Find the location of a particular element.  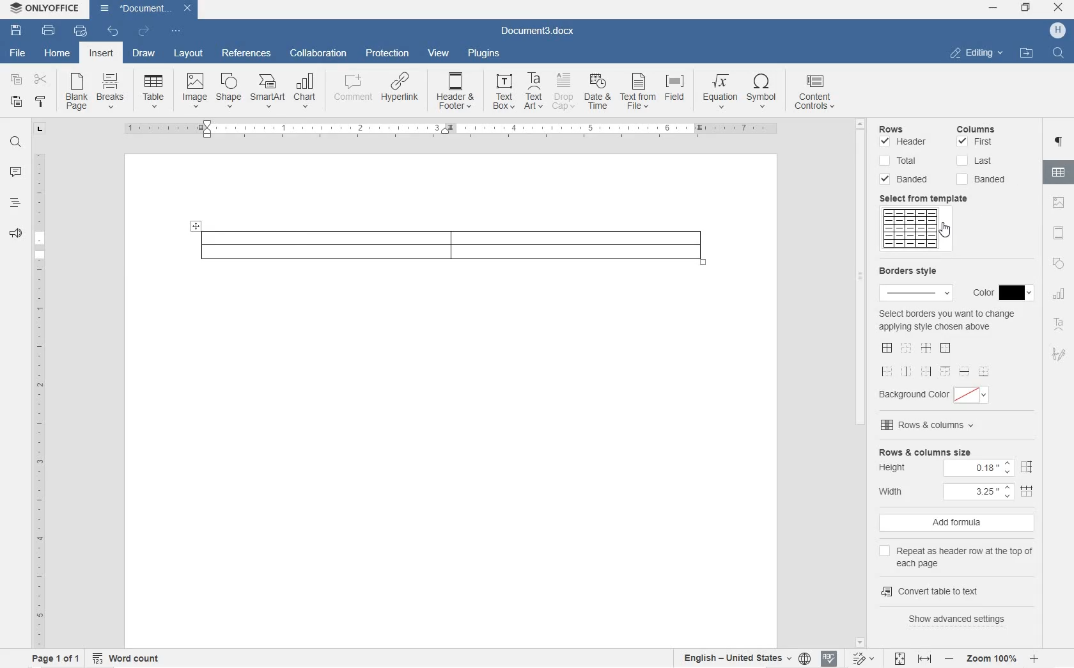

open file location is located at coordinates (1027, 54).